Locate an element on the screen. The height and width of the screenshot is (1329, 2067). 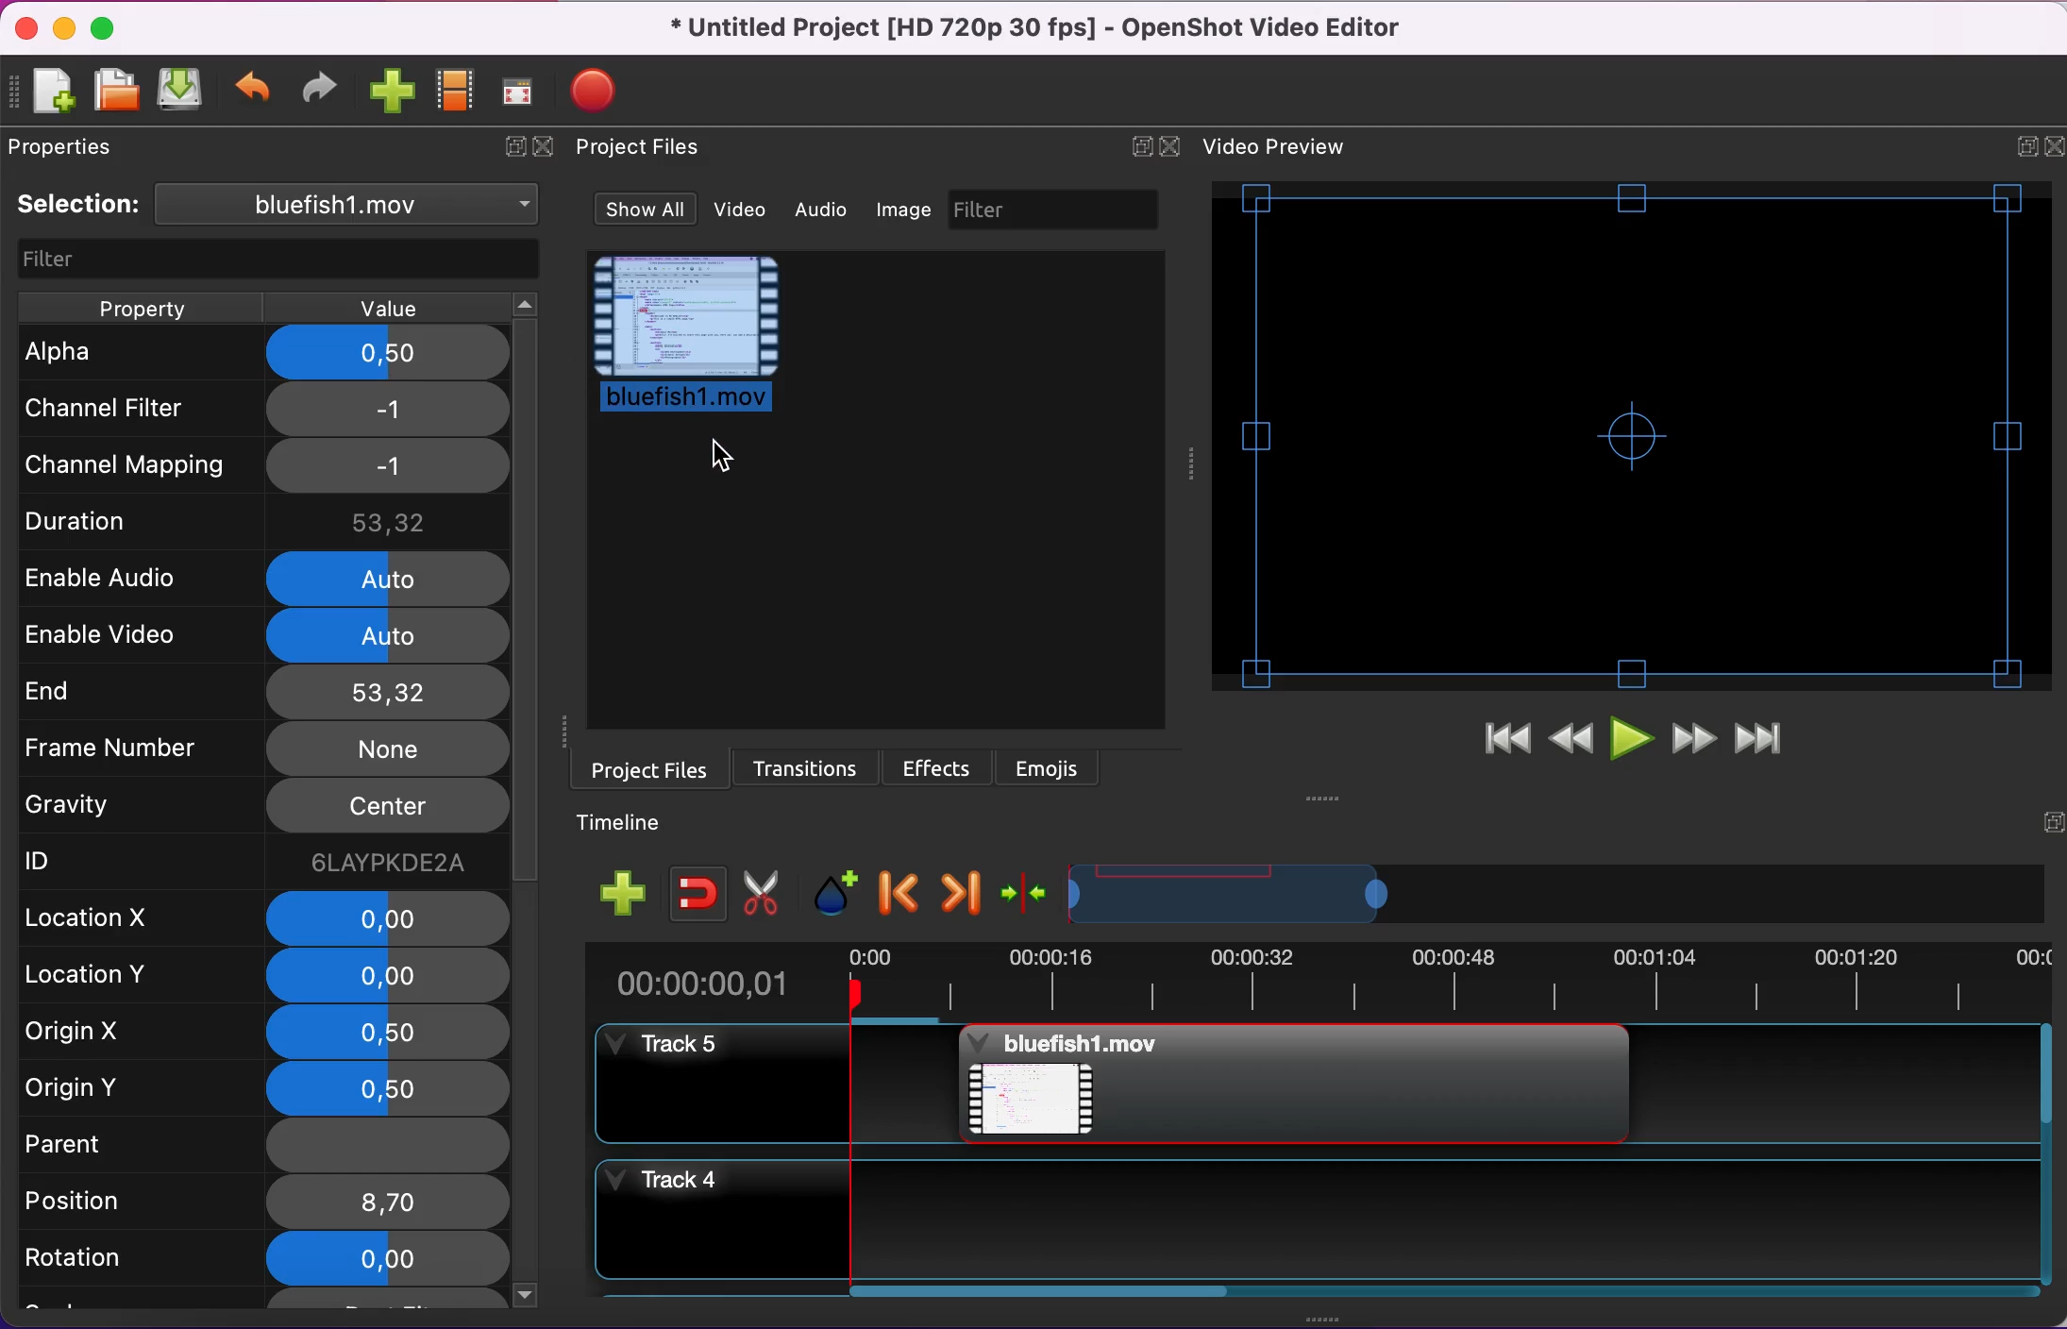
undo is located at coordinates (252, 95).